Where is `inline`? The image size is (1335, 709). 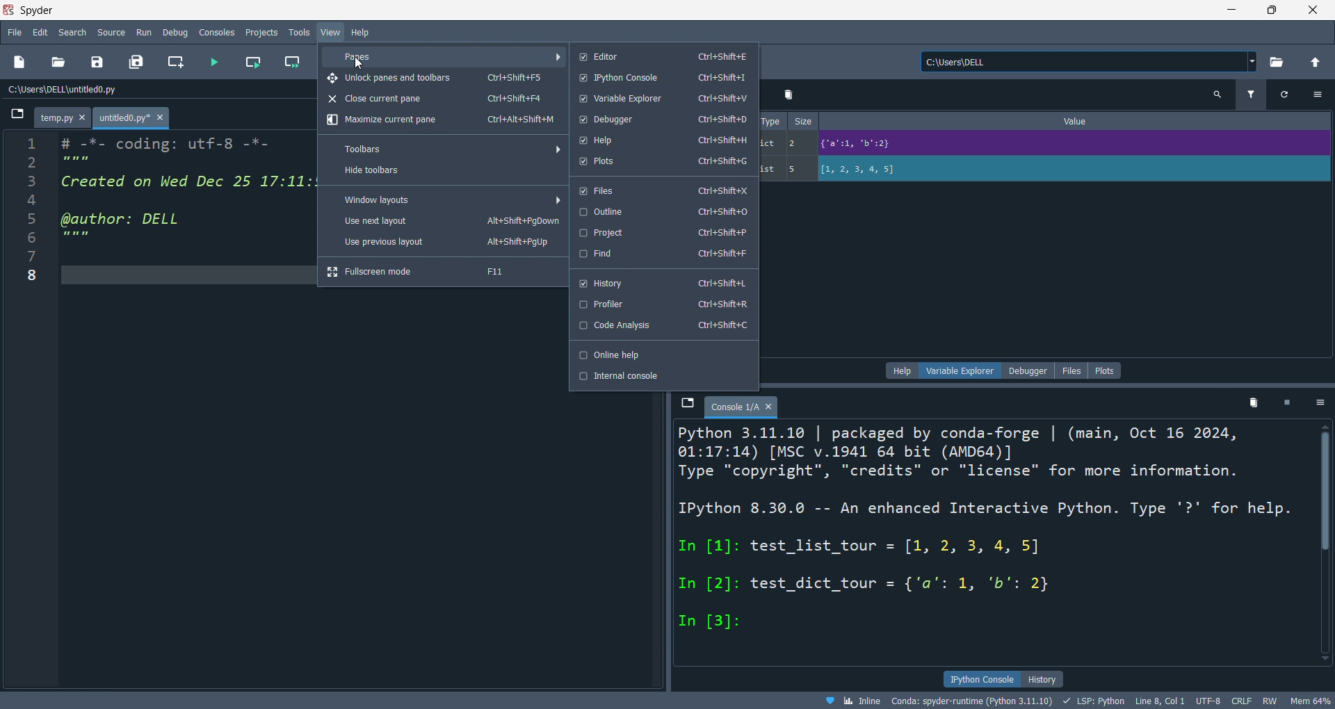 inline is located at coordinates (852, 701).